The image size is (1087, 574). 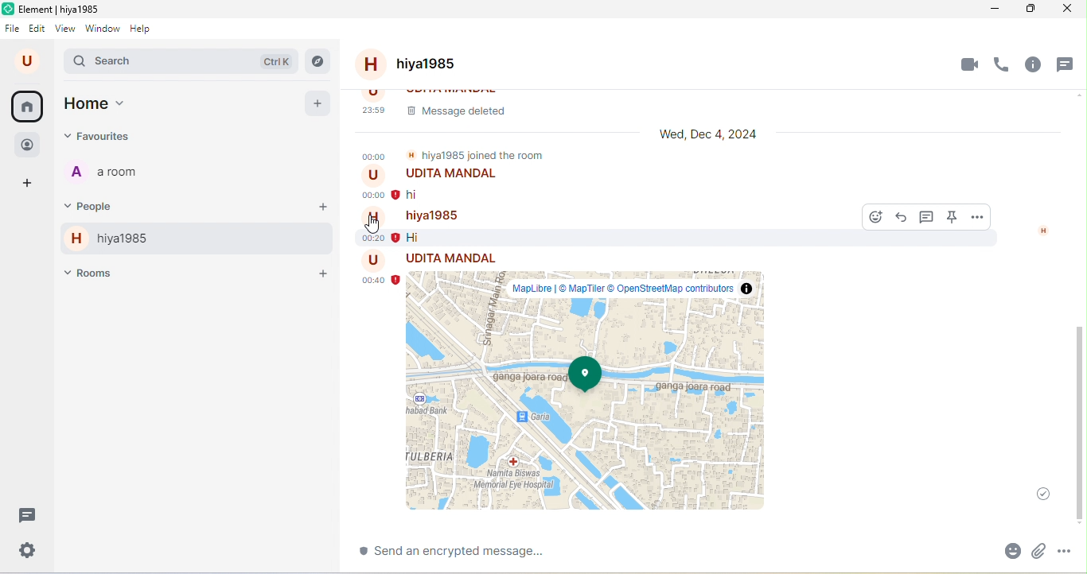 What do you see at coordinates (103, 29) in the screenshot?
I see `window` at bounding box center [103, 29].